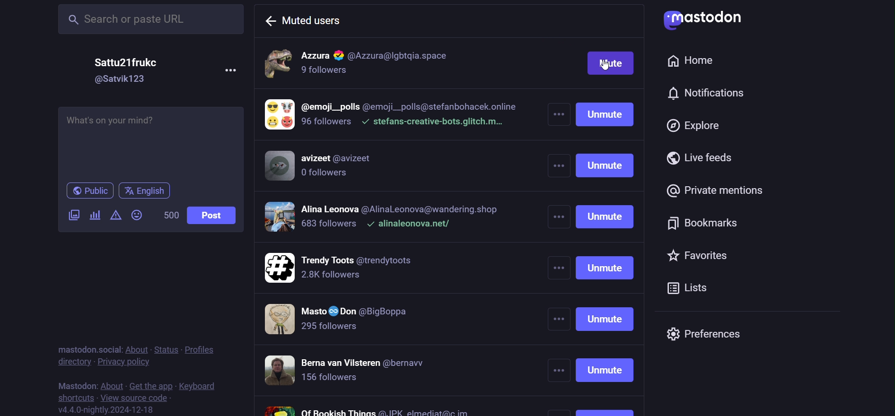 The image size is (895, 416). What do you see at coordinates (70, 361) in the screenshot?
I see `directory` at bounding box center [70, 361].